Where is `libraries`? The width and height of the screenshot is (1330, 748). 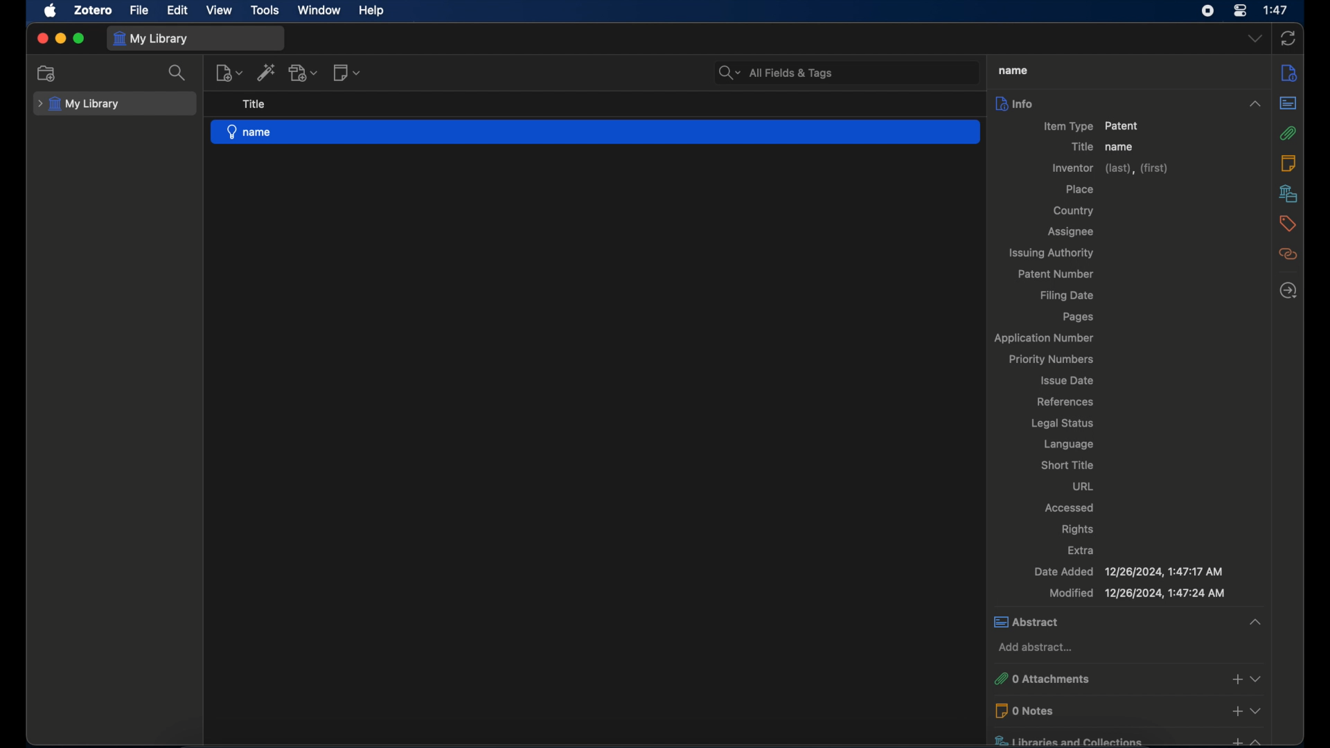 libraries is located at coordinates (1288, 193).